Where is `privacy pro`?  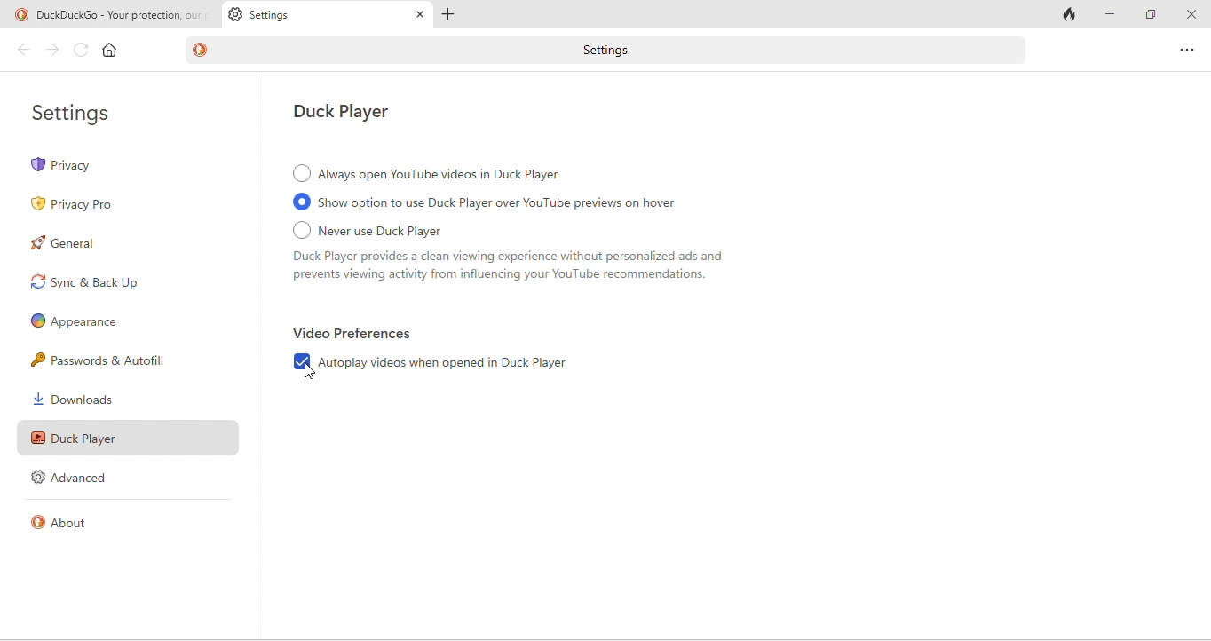 privacy pro is located at coordinates (84, 206).